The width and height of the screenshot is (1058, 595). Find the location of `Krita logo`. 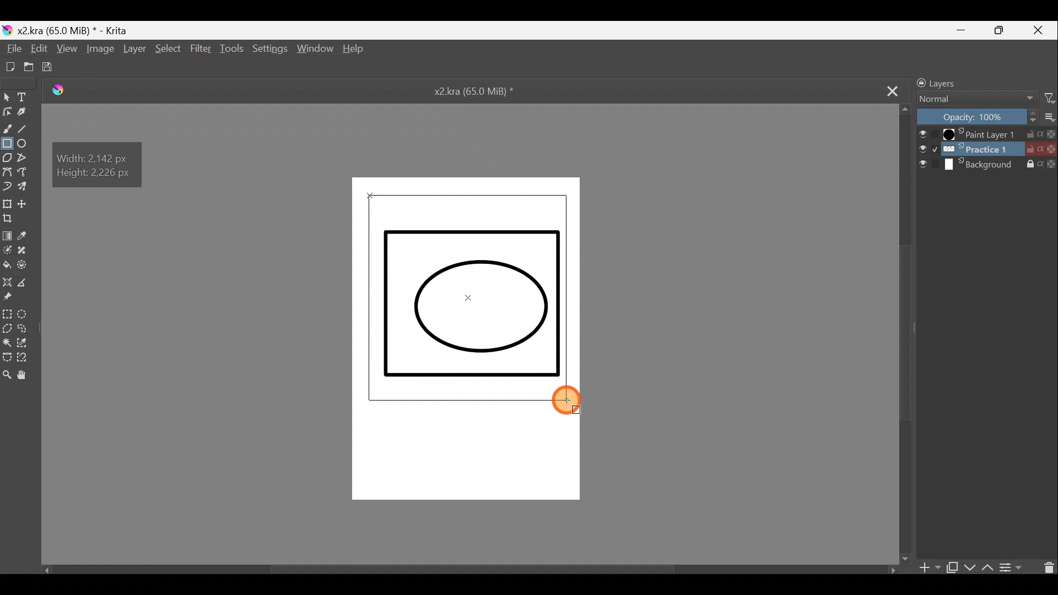

Krita logo is located at coordinates (7, 30).